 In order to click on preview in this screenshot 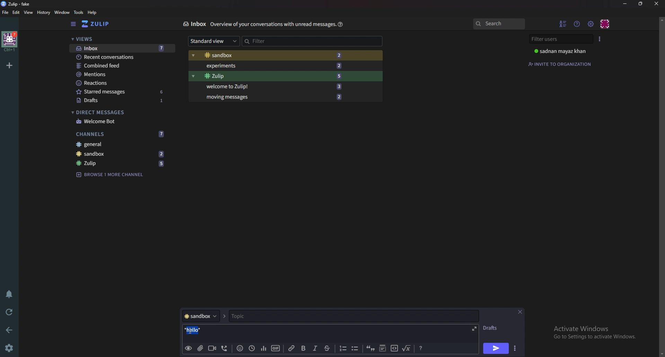, I will do `click(187, 348)`.